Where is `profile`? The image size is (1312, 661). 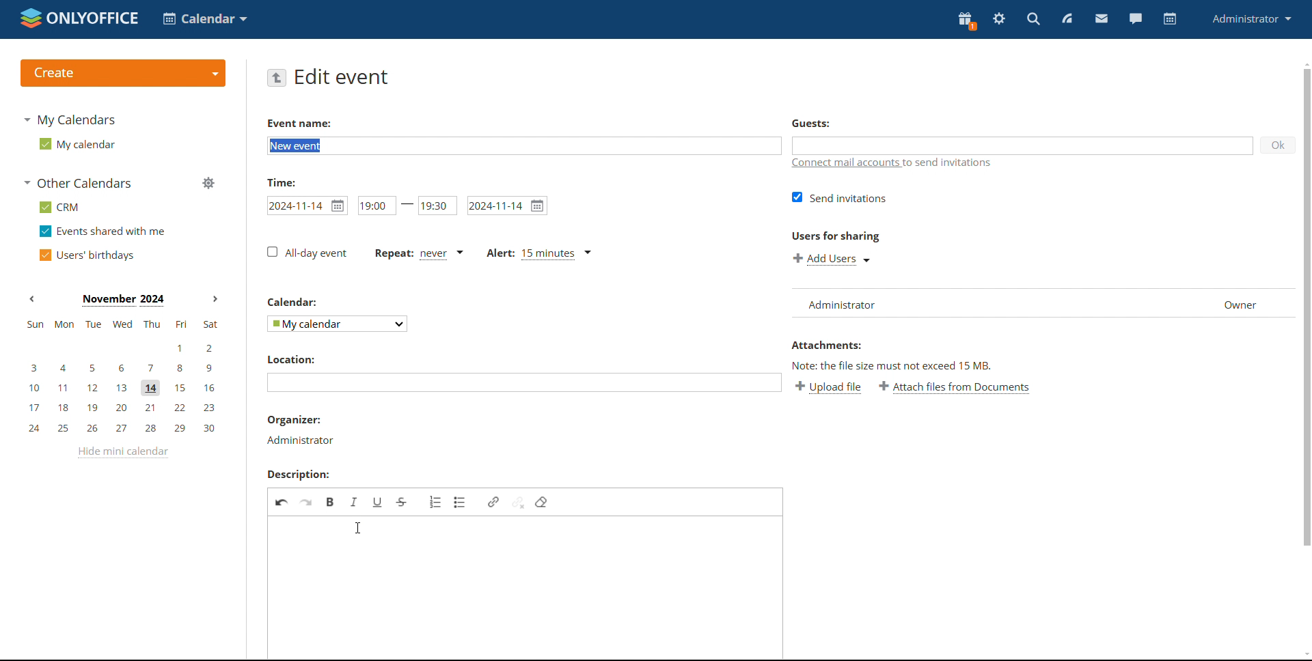 profile is located at coordinates (1253, 18).